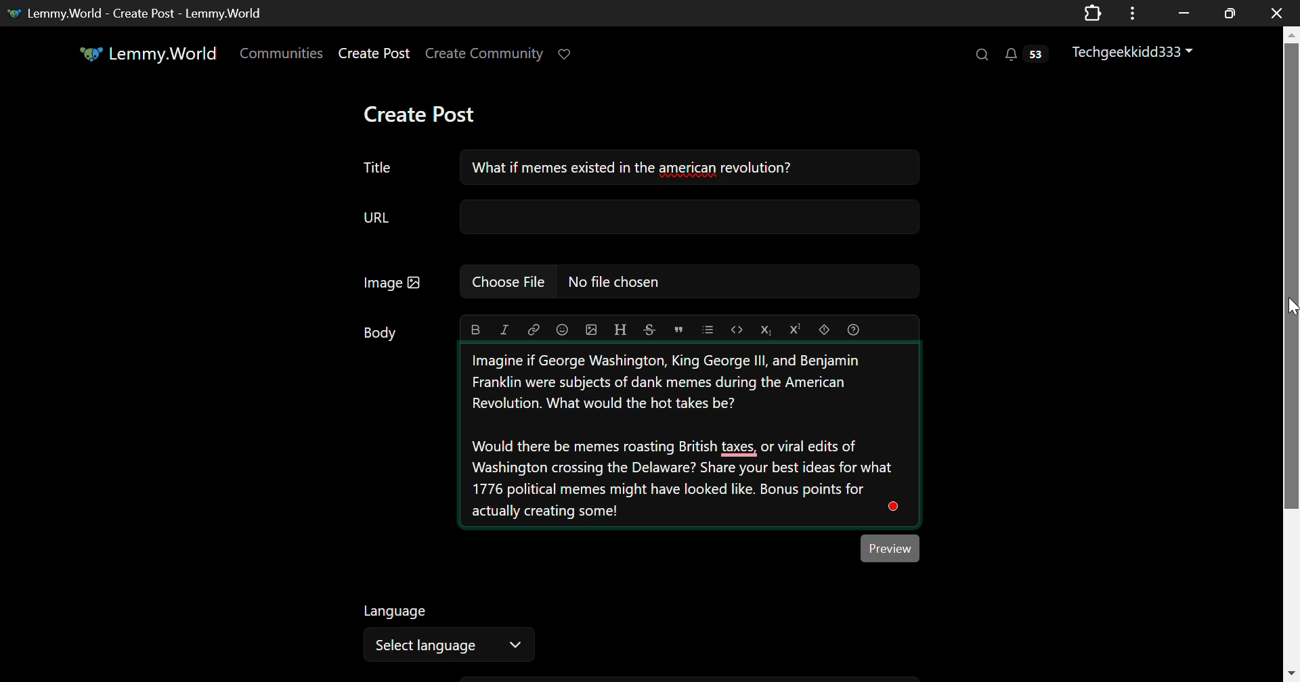 This screenshot has width=1300, height=682. What do you see at coordinates (641, 217) in the screenshot?
I see `URL Field` at bounding box center [641, 217].